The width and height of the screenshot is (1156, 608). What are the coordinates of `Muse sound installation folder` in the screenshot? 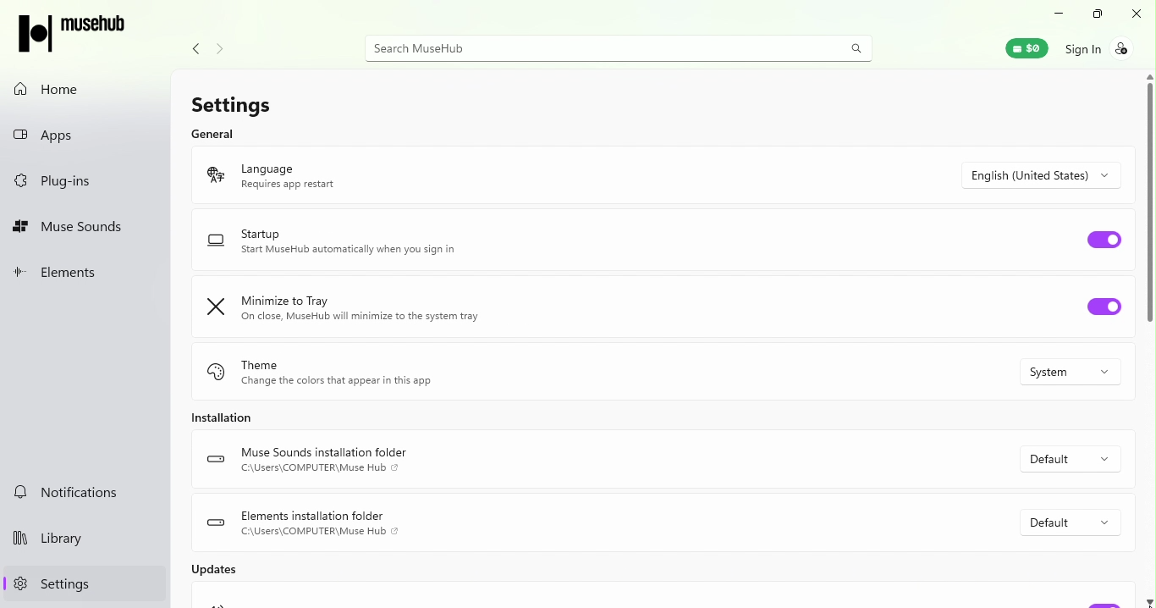 It's located at (317, 459).